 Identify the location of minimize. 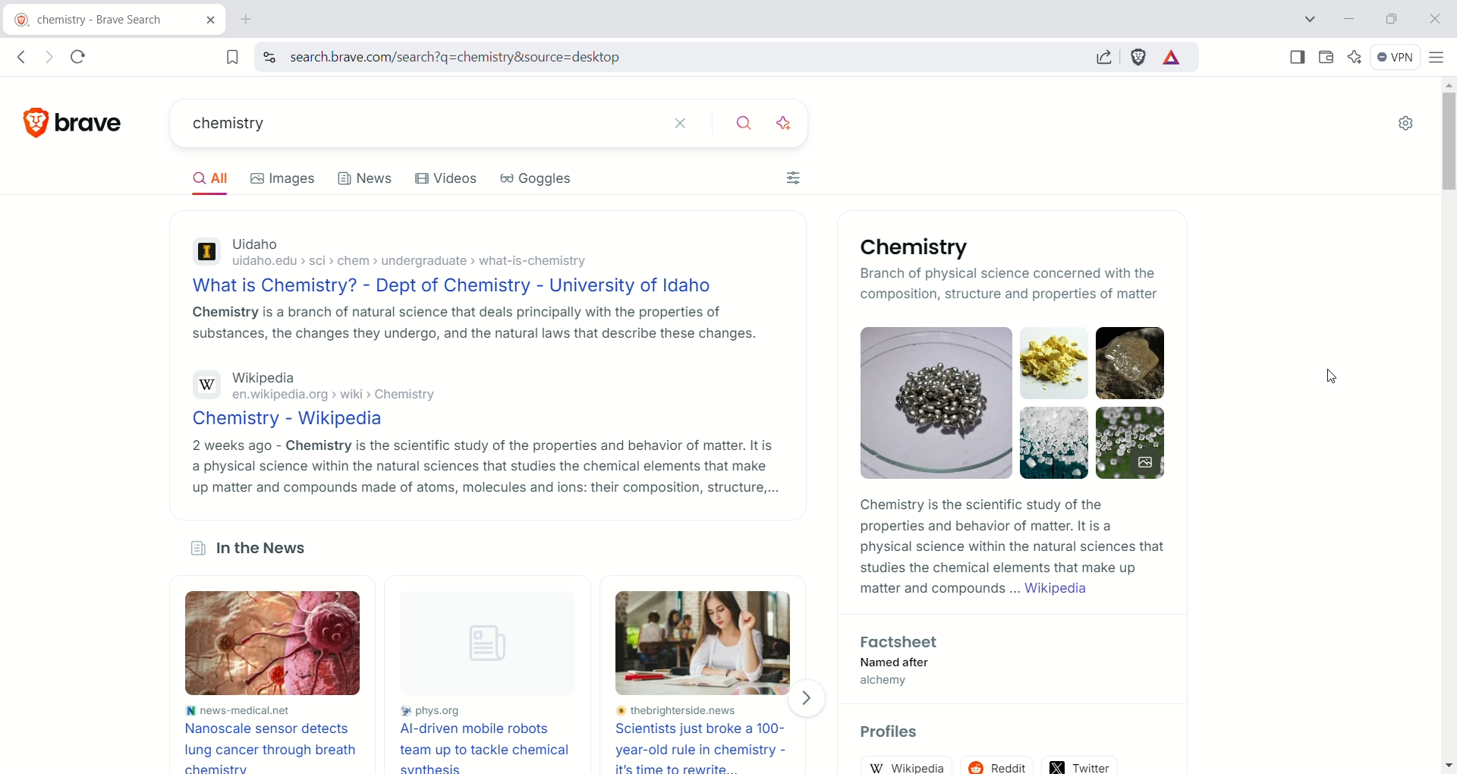
(1349, 20).